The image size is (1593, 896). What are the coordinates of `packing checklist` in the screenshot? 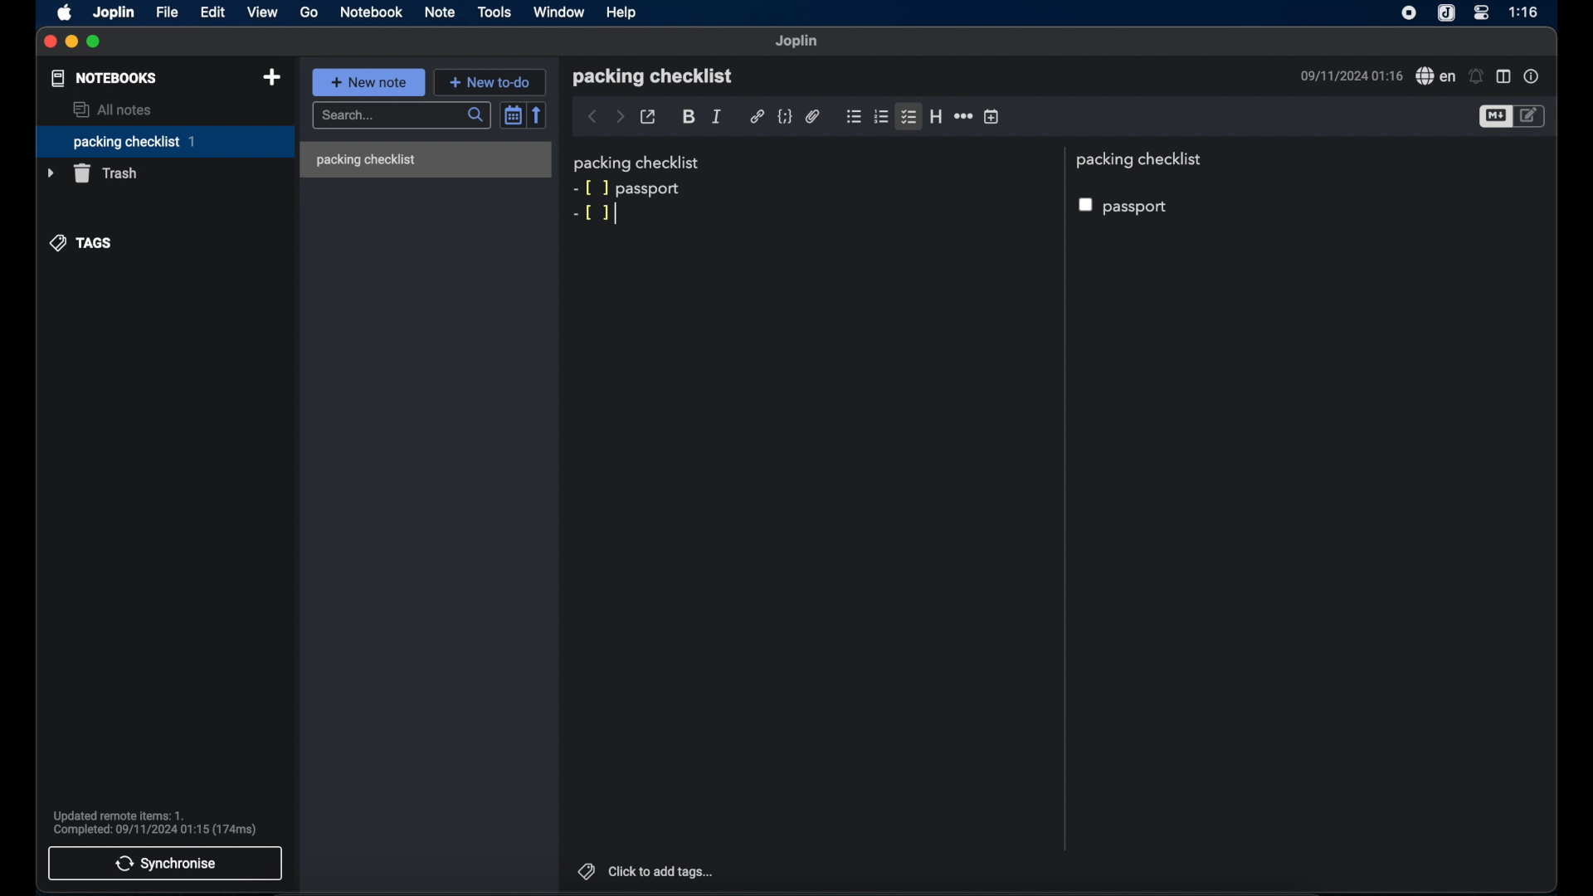 It's located at (652, 76).